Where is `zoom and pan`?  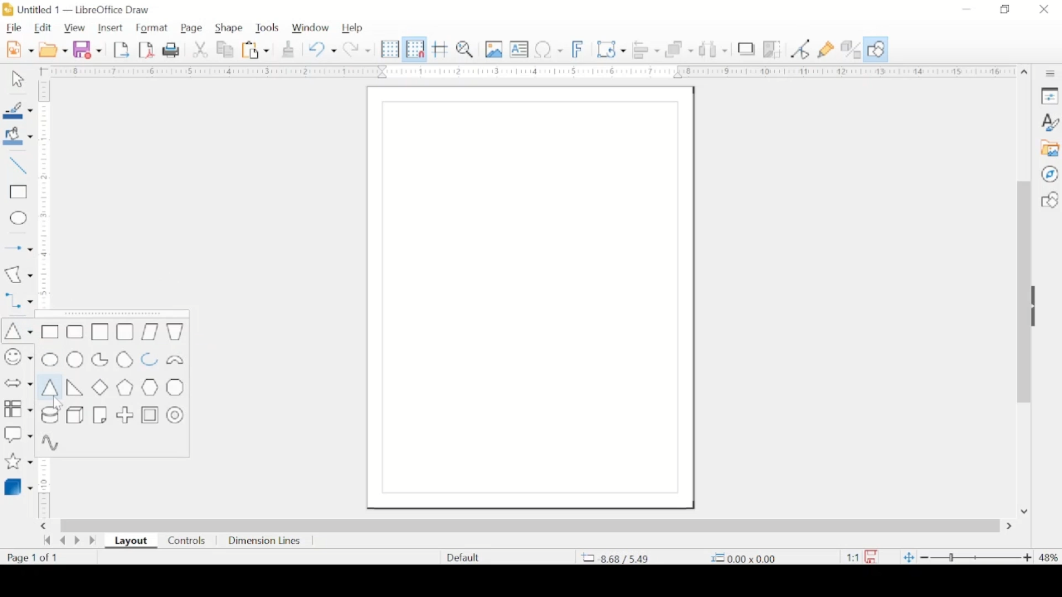
zoom and pan is located at coordinates (465, 50).